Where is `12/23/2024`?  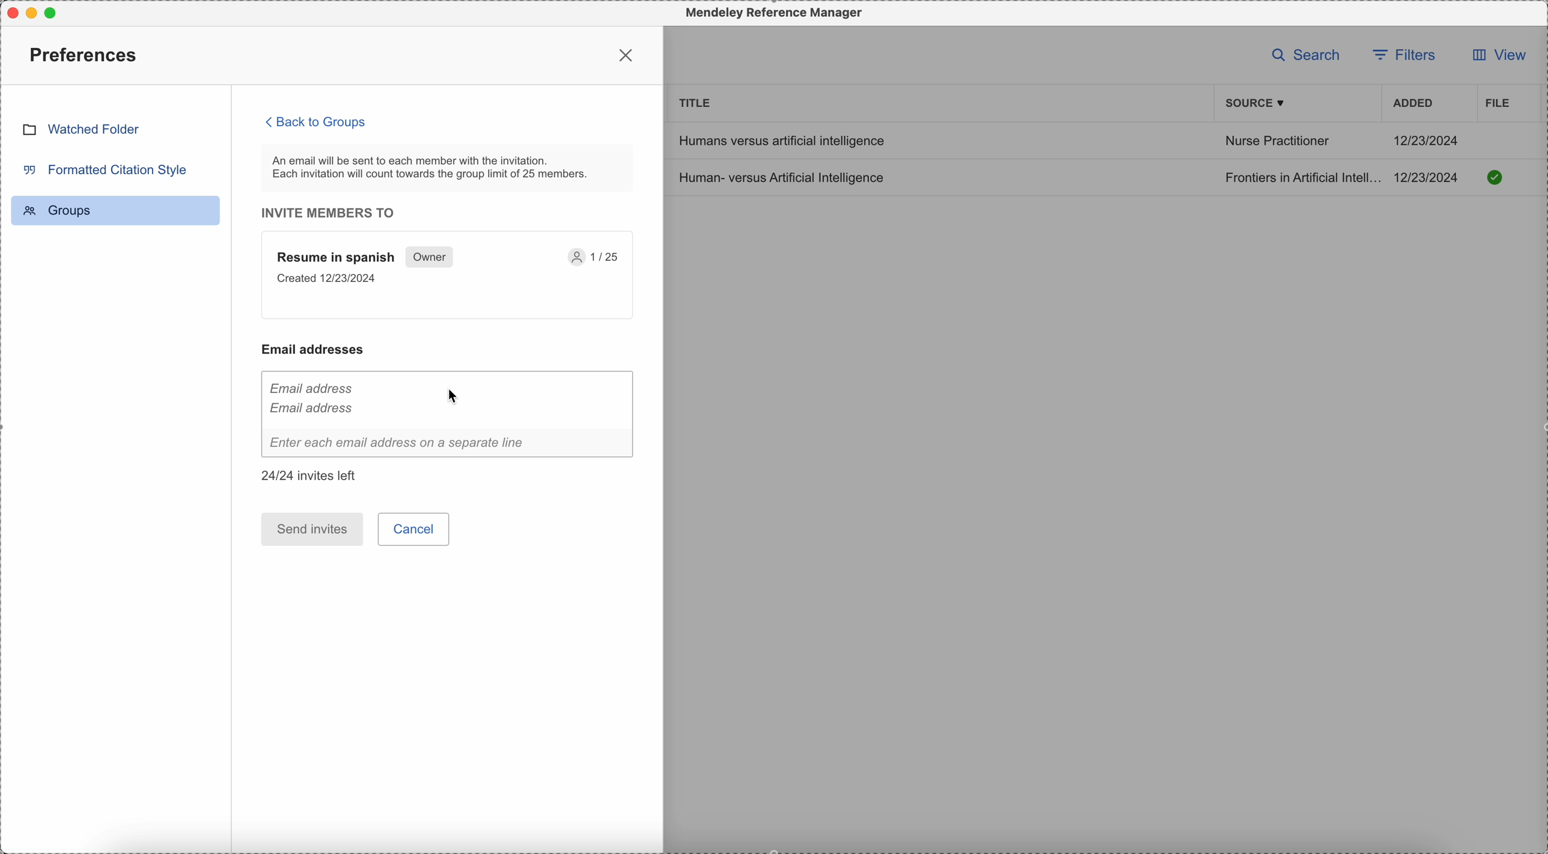
12/23/2024 is located at coordinates (1430, 177).